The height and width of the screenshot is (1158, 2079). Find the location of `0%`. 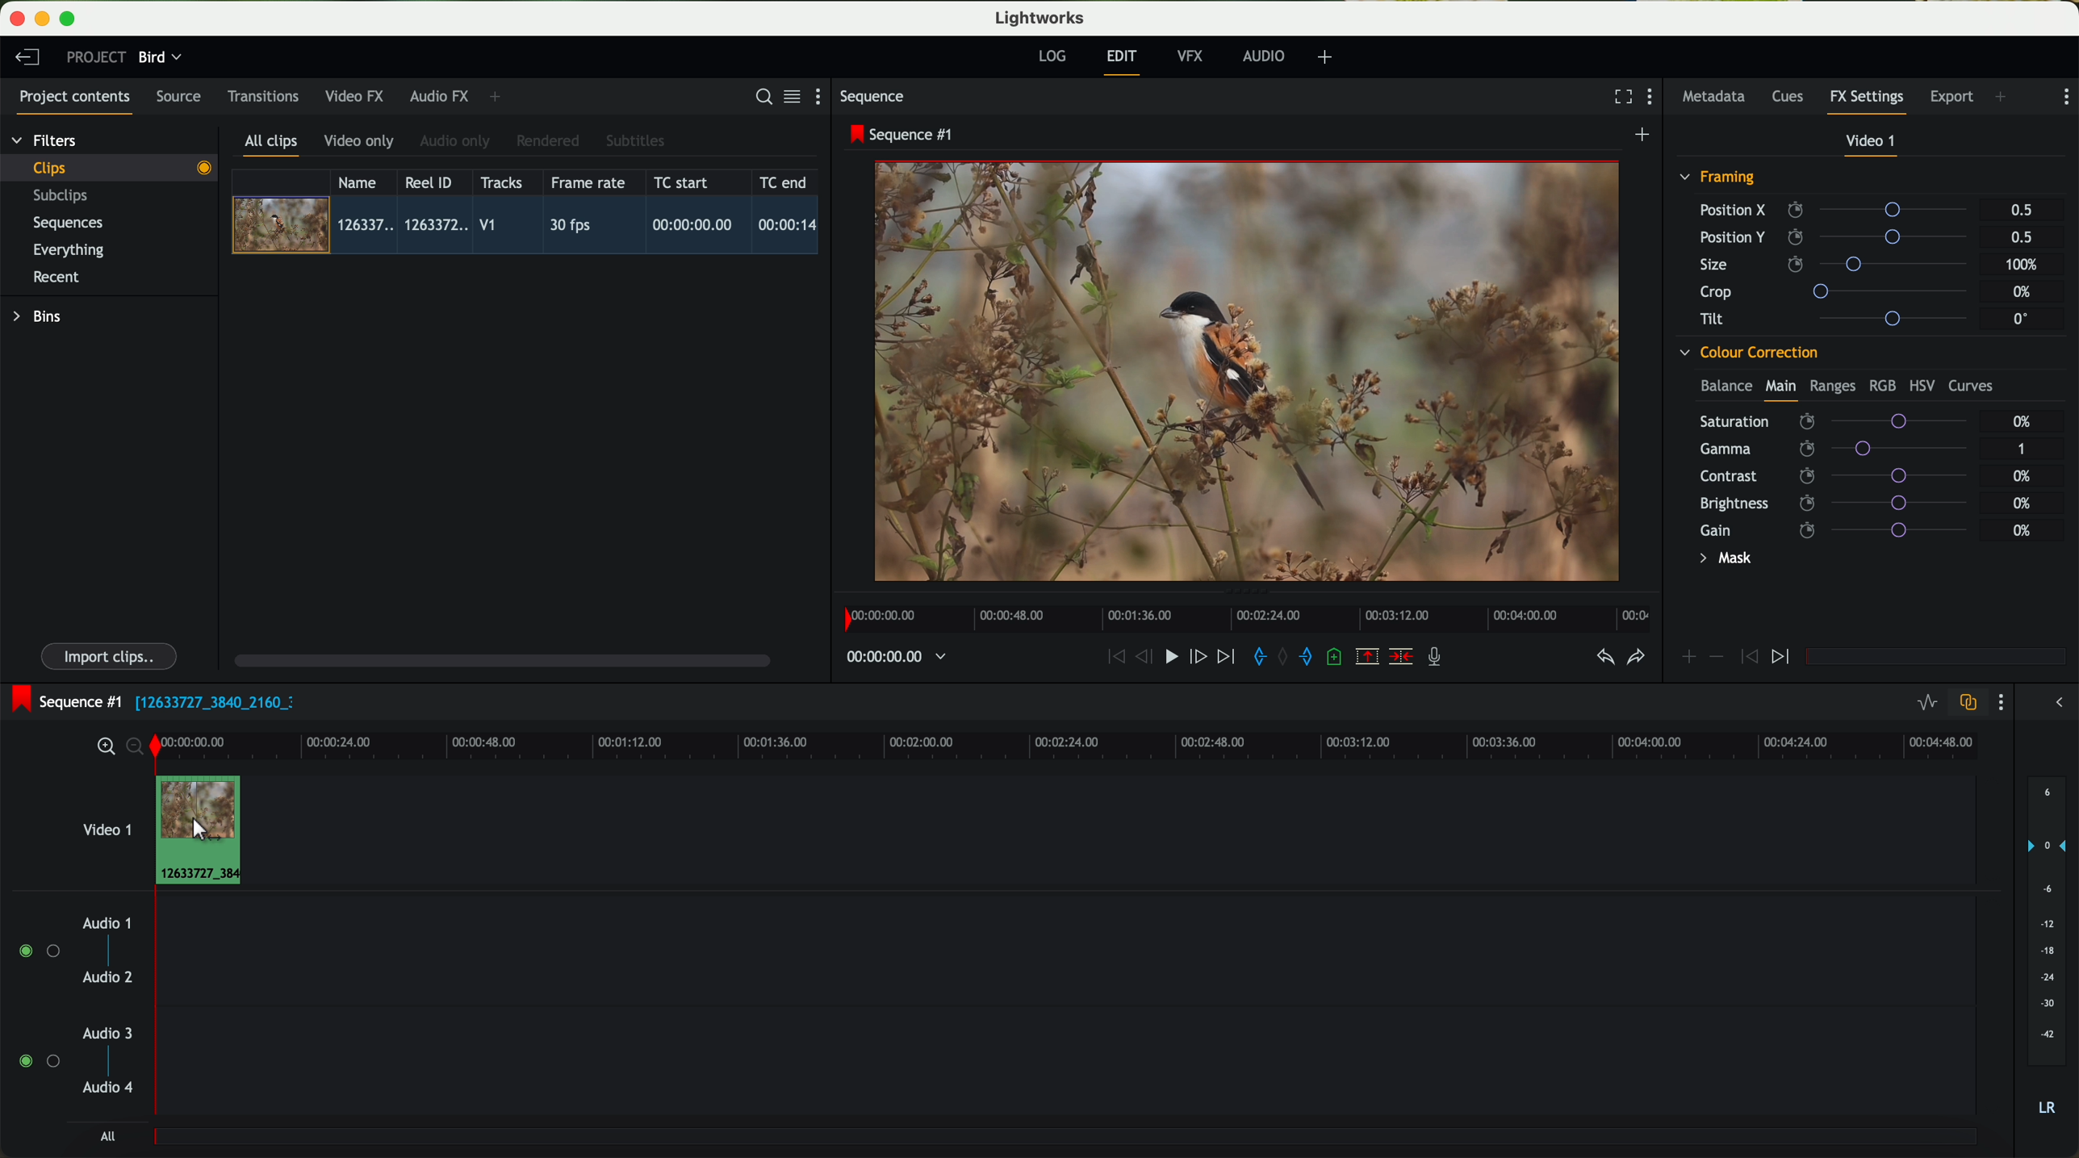

0% is located at coordinates (2023, 530).